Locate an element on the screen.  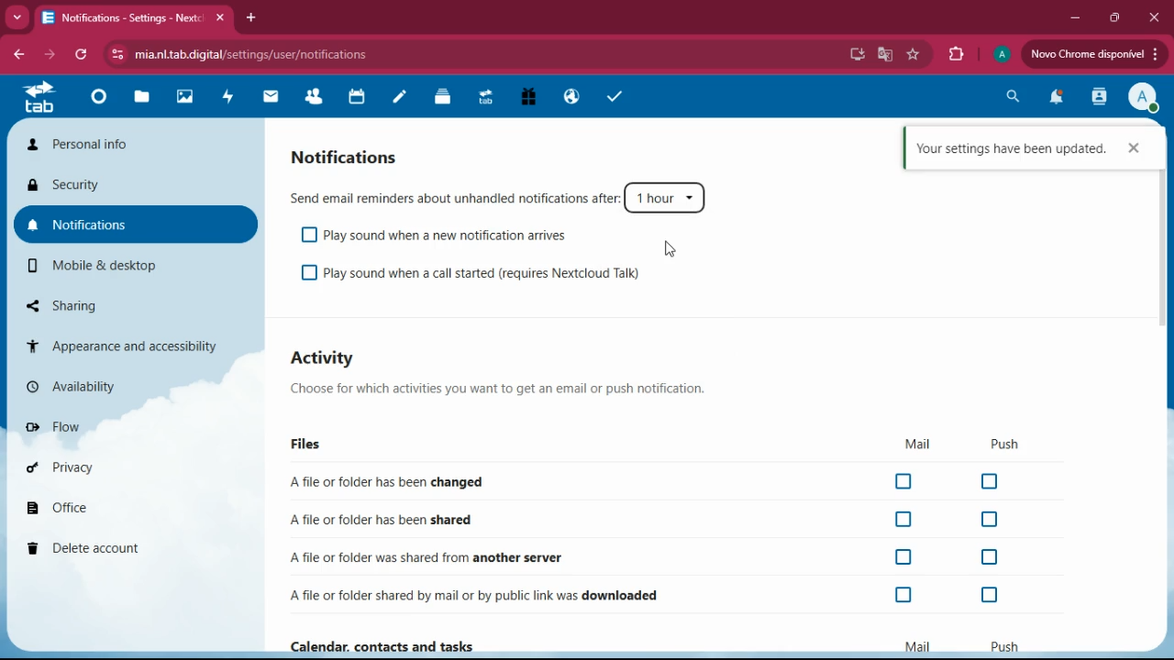
appearance is located at coordinates (126, 344).